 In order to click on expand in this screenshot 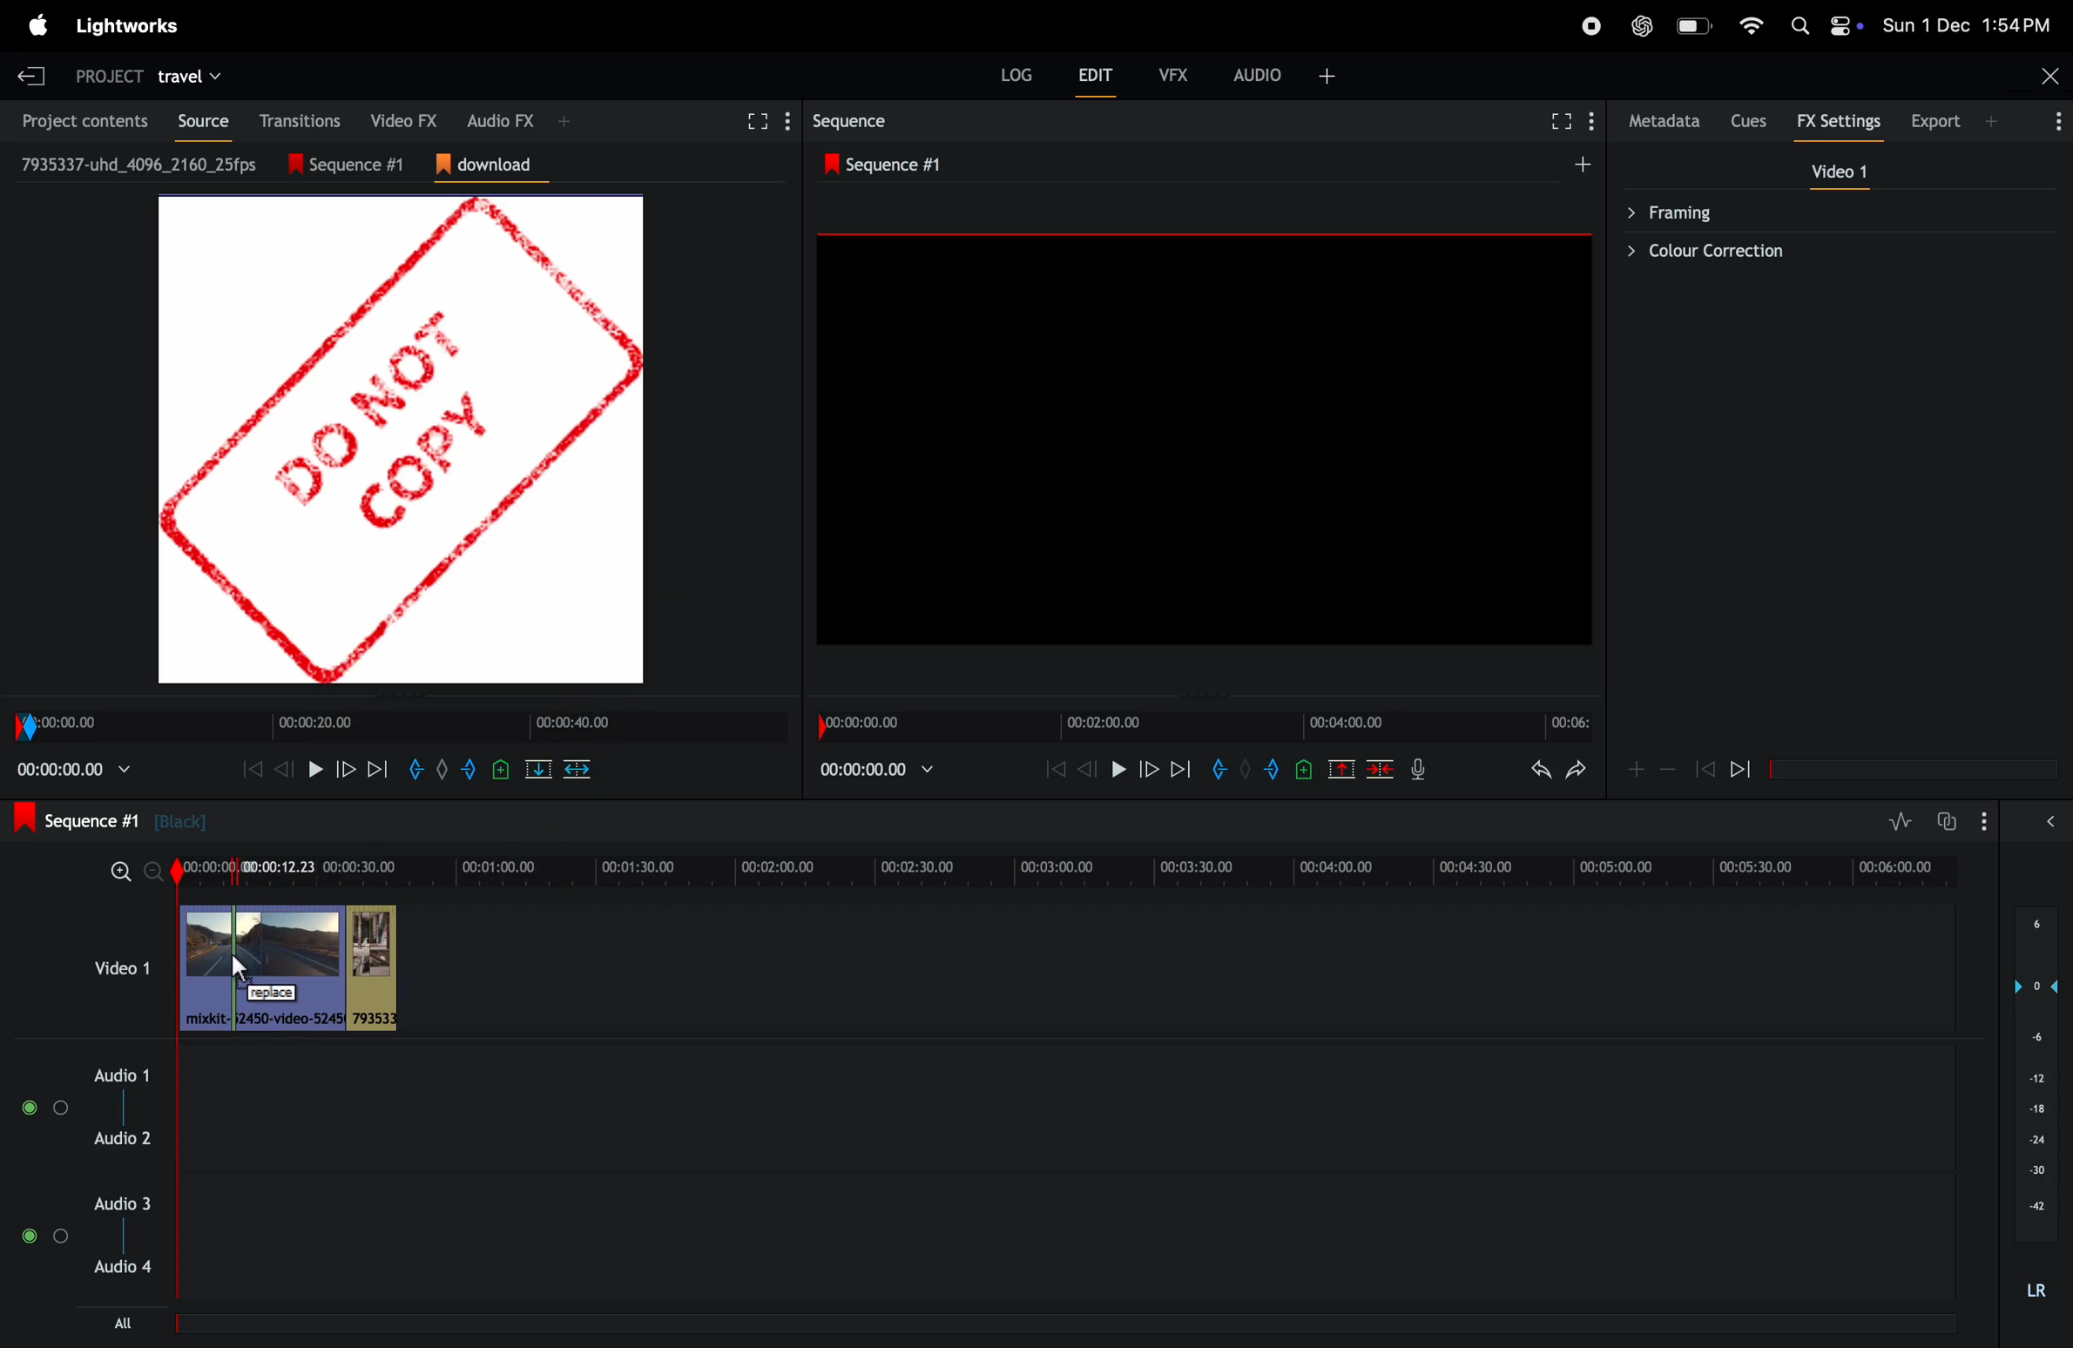, I will do `click(2050, 820)`.